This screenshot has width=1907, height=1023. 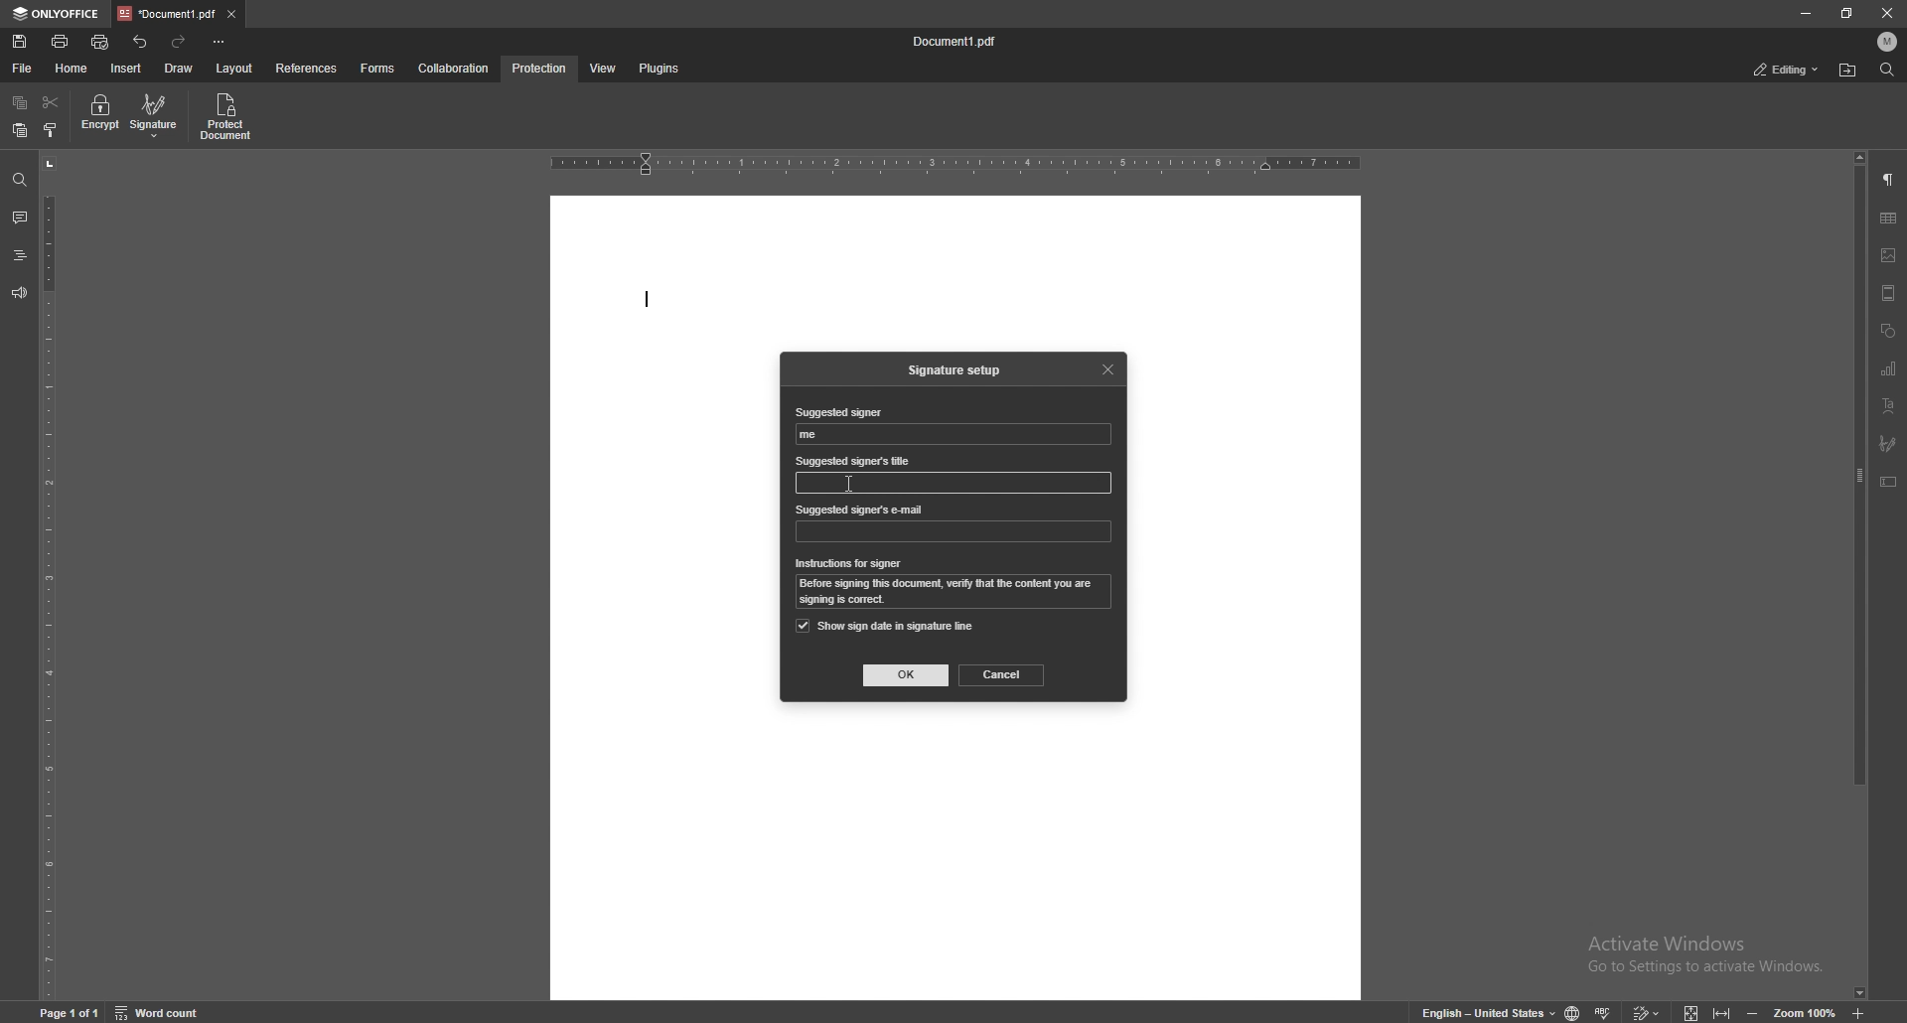 I want to click on typing start, so click(x=650, y=300).